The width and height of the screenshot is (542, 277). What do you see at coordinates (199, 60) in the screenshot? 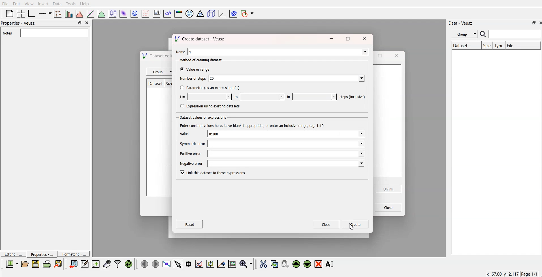
I see `Method of creating dataset` at bounding box center [199, 60].